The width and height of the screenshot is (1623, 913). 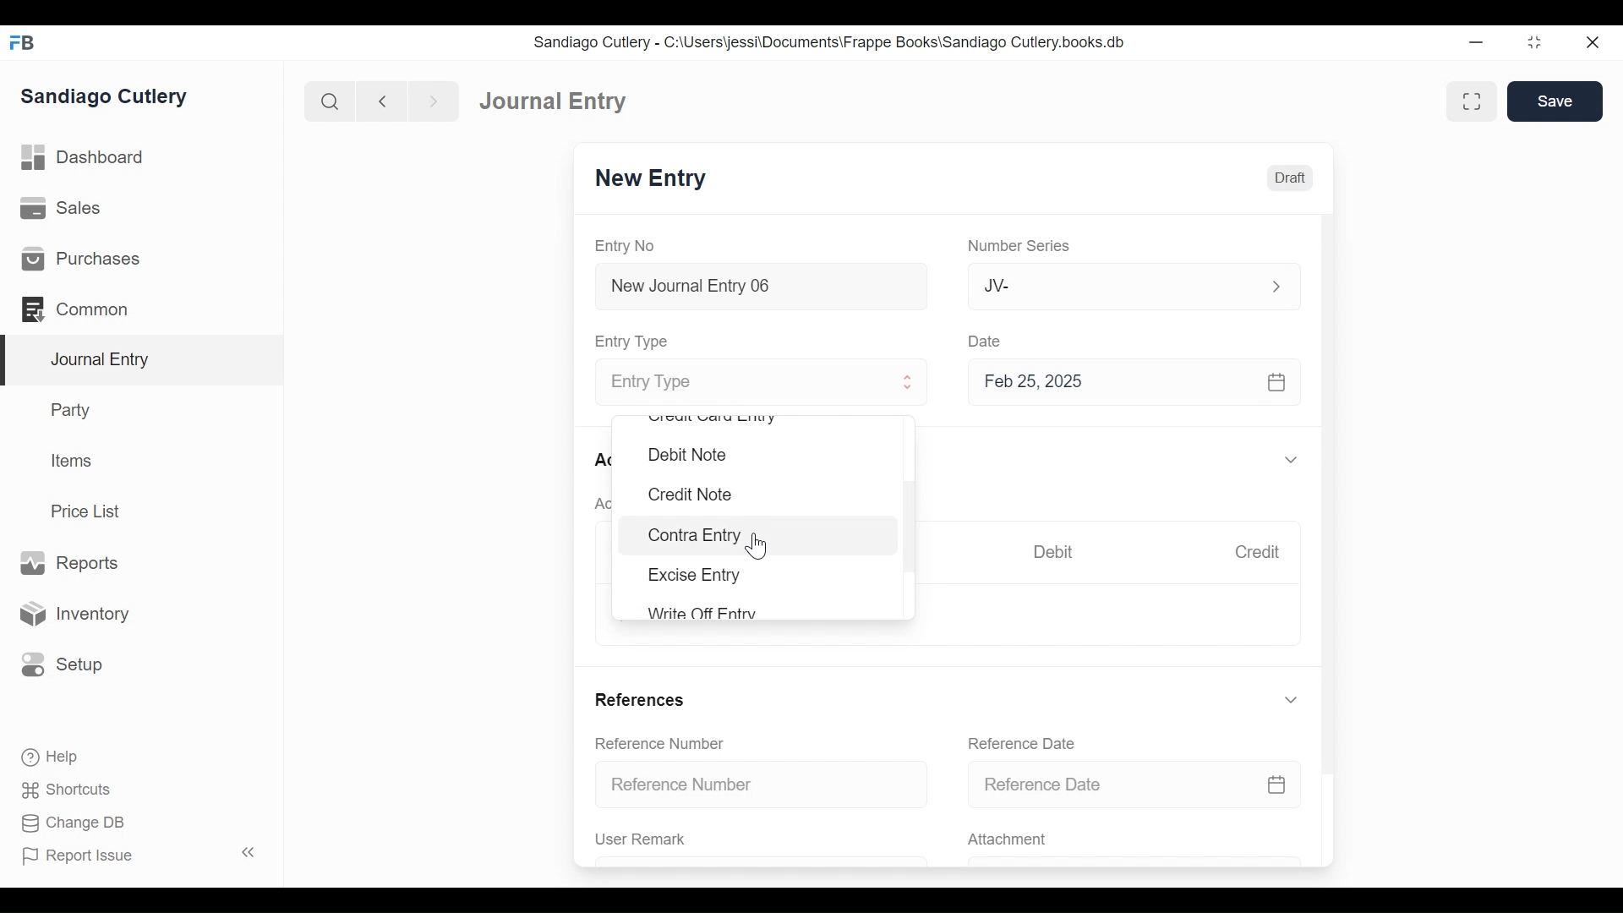 What do you see at coordinates (1537, 41) in the screenshot?
I see `Restore` at bounding box center [1537, 41].